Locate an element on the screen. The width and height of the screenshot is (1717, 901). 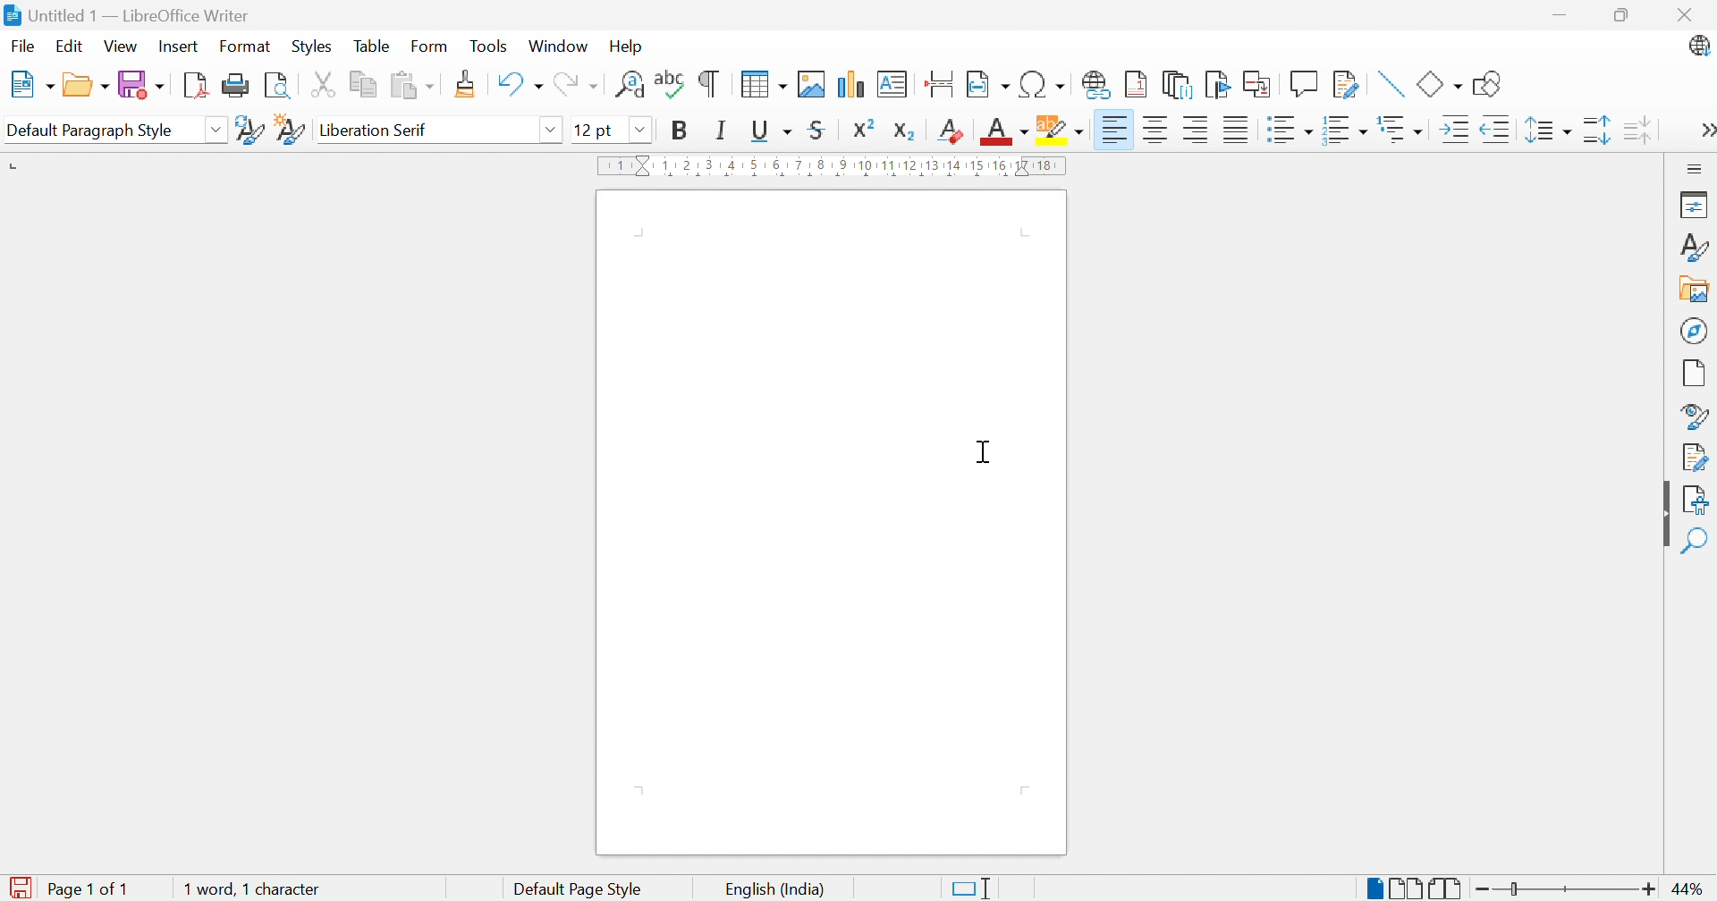
Drop down is located at coordinates (216, 128).